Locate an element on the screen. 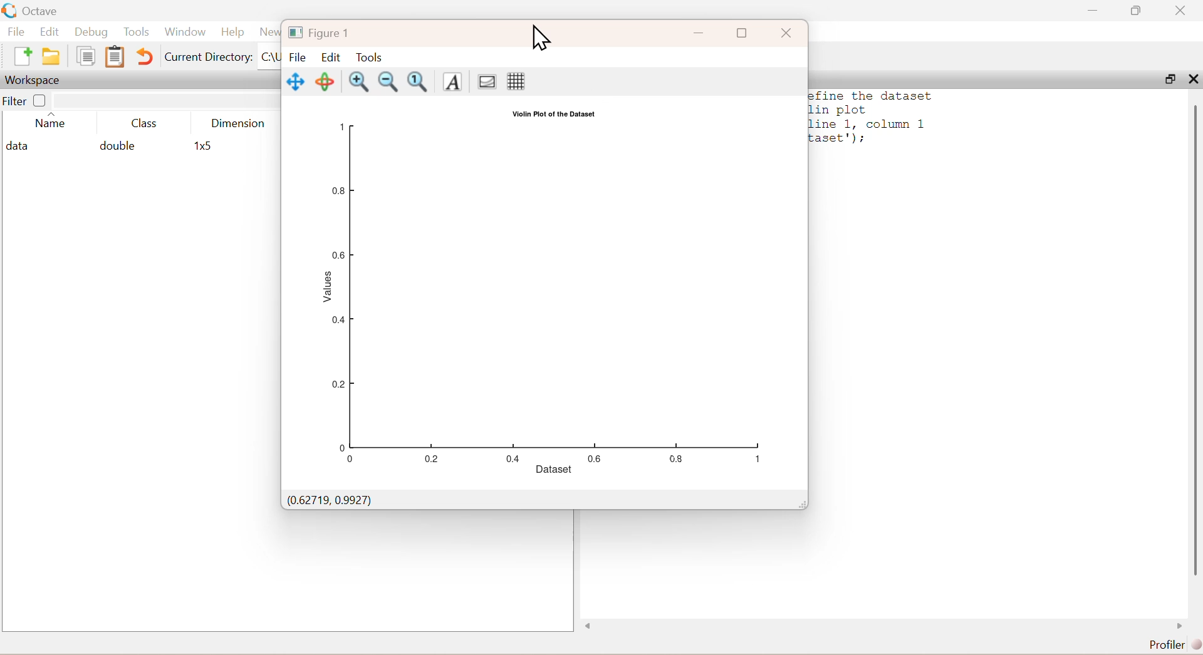  maximise is located at coordinates (1137, 10).